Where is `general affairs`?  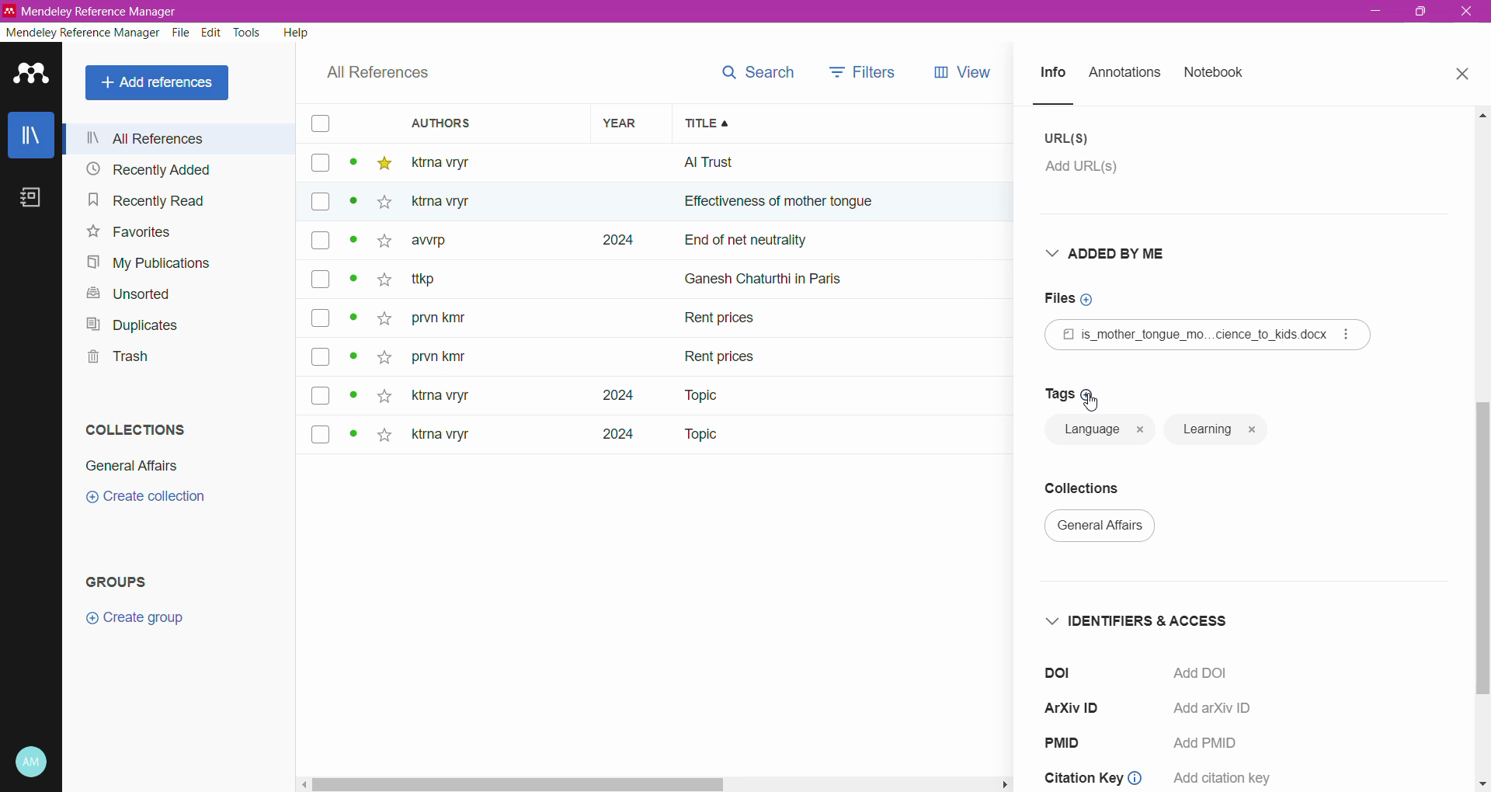
general affairs is located at coordinates (1107, 530).